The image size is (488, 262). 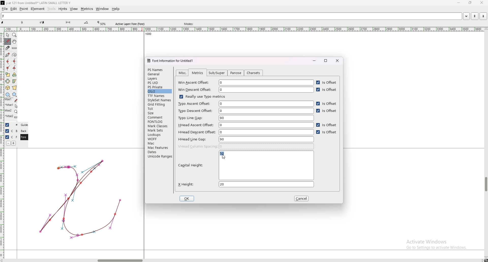 I want to click on measure distance, so click(x=14, y=49).